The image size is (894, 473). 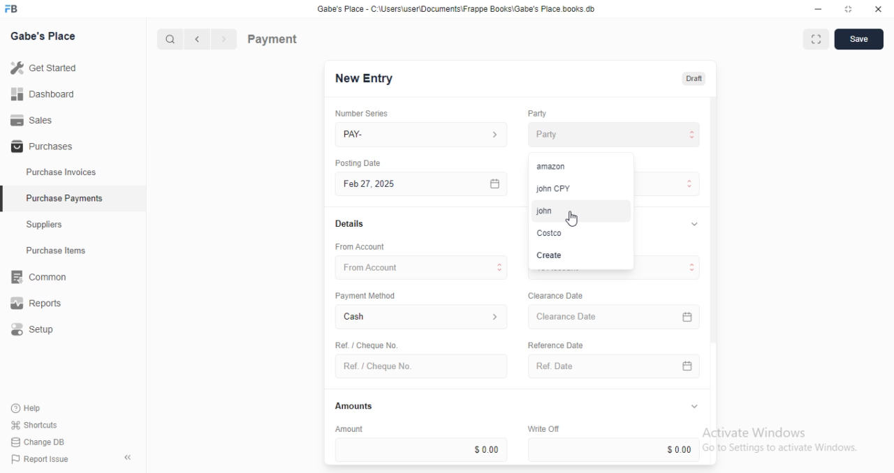 What do you see at coordinates (555, 344) in the screenshot?
I see `Reference Date` at bounding box center [555, 344].